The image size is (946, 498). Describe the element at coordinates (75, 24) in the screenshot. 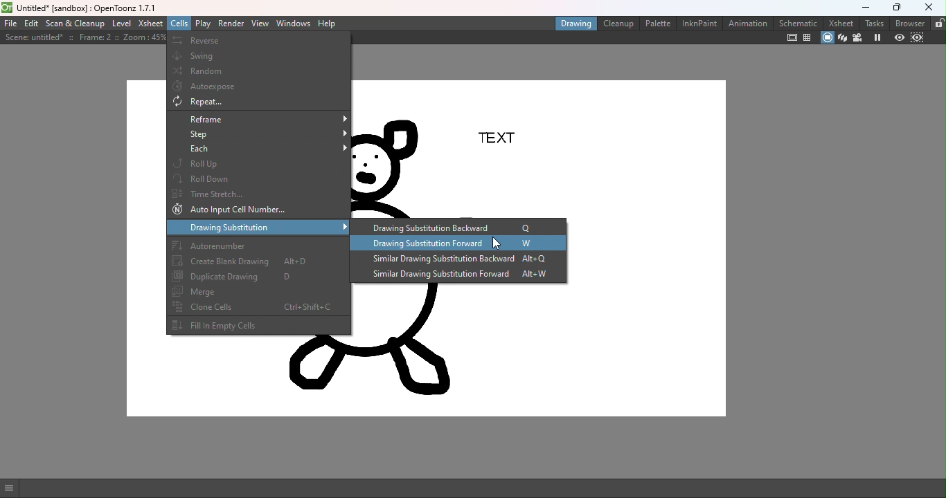

I see `Scan & Cleanup` at that location.